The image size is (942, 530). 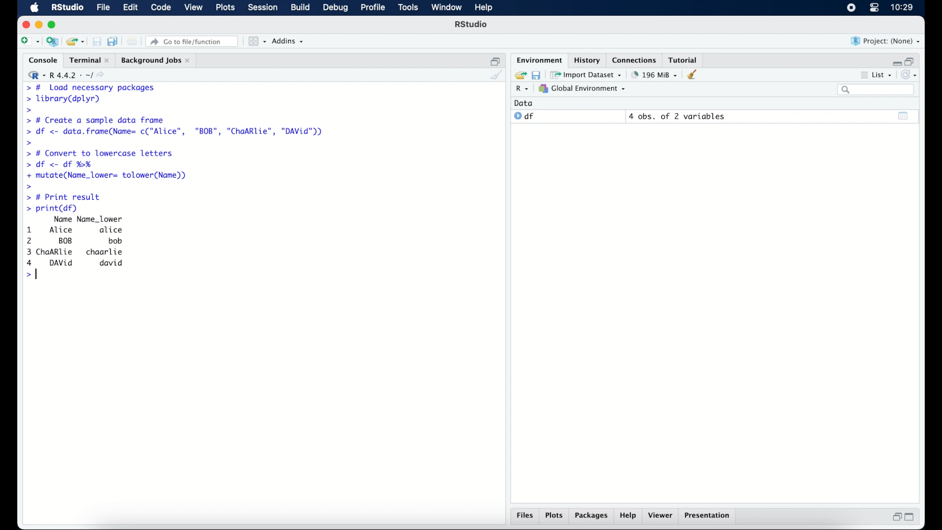 I want to click on environment, so click(x=538, y=59).